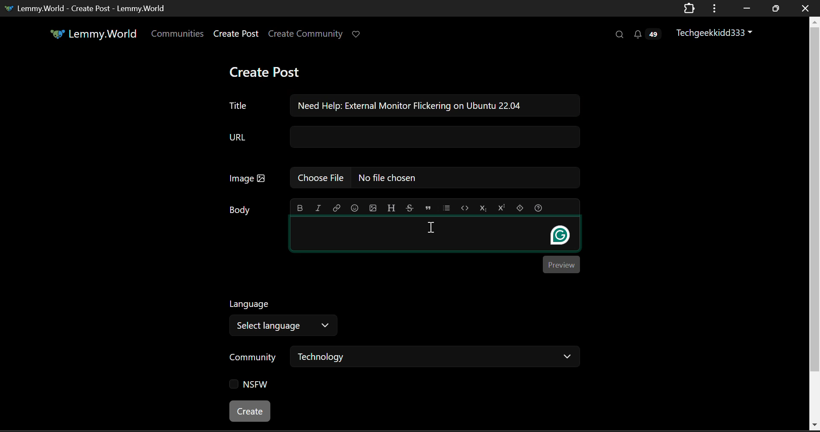 The image size is (820, 432). Describe the element at coordinates (240, 210) in the screenshot. I see `Body` at that location.